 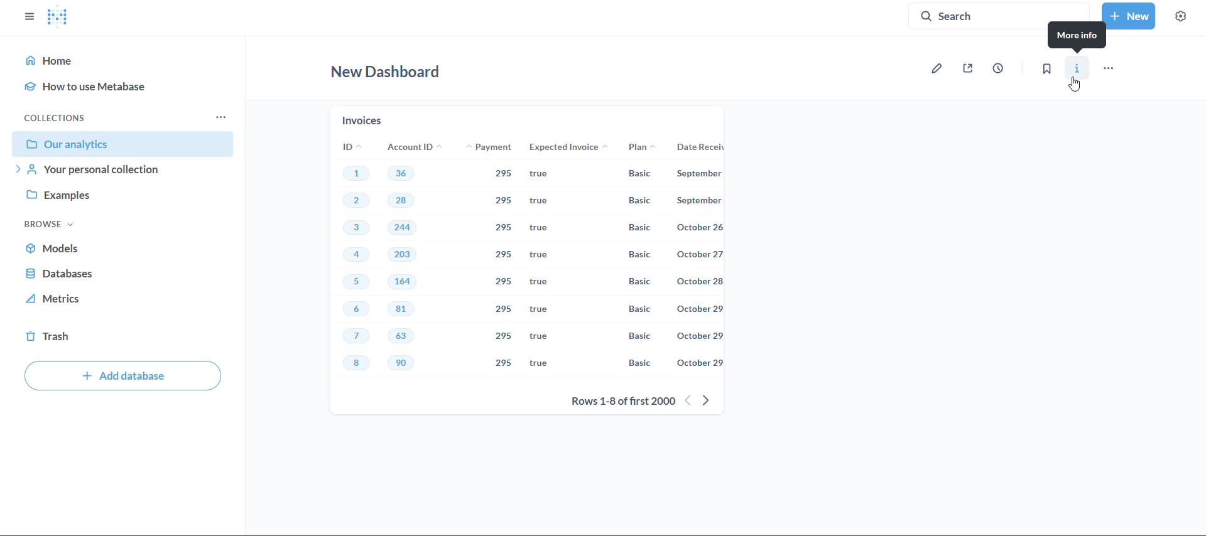 What do you see at coordinates (640, 337) in the screenshot?
I see `Basic` at bounding box center [640, 337].